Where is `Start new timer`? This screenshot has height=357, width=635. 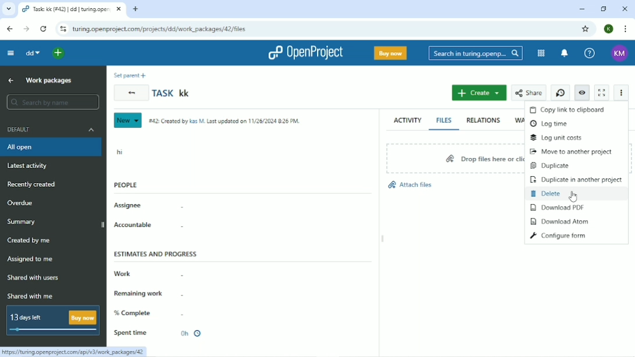
Start new timer is located at coordinates (561, 92).